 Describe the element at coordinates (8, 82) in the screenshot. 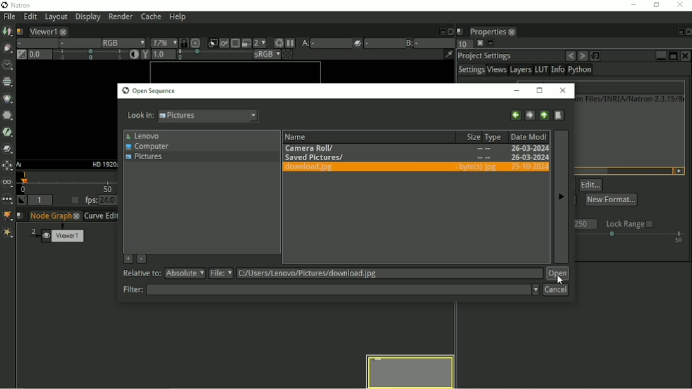

I see `Channel` at that location.